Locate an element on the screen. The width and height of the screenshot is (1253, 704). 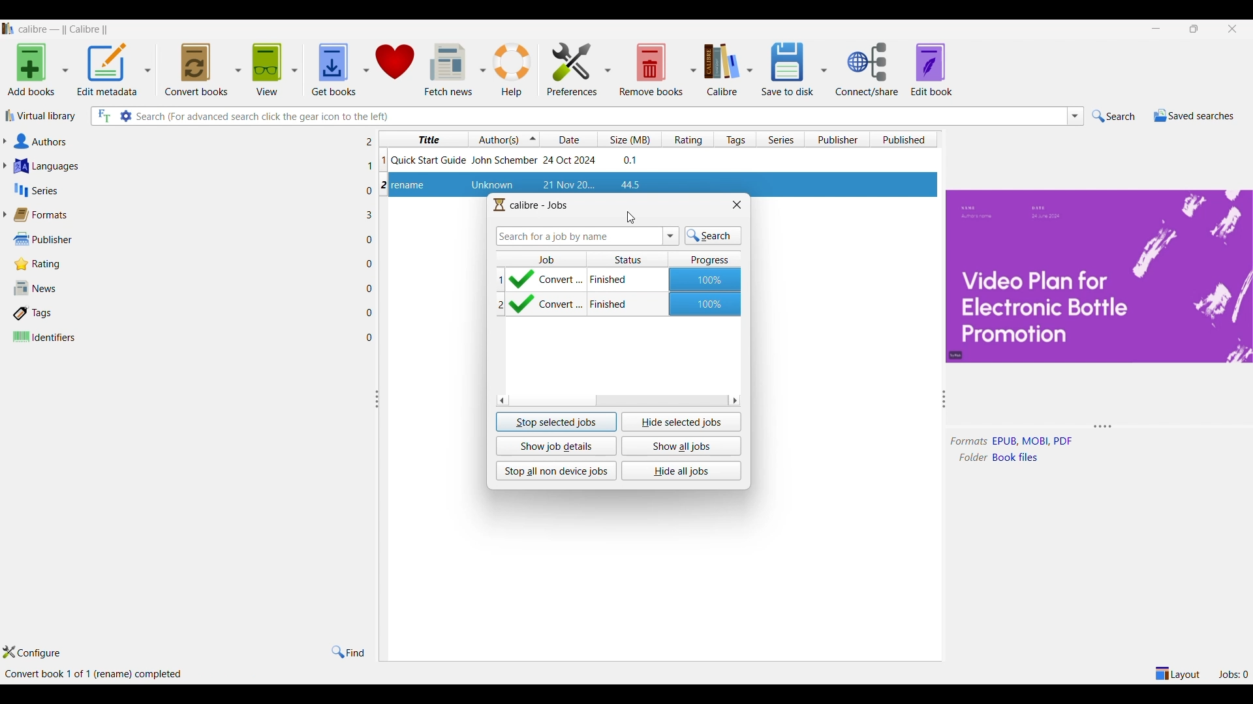
Series column is located at coordinates (781, 139).